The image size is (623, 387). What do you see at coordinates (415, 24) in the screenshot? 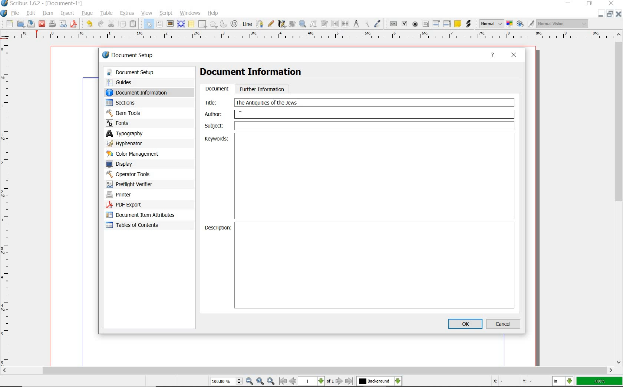
I see `pdf radio button` at bounding box center [415, 24].